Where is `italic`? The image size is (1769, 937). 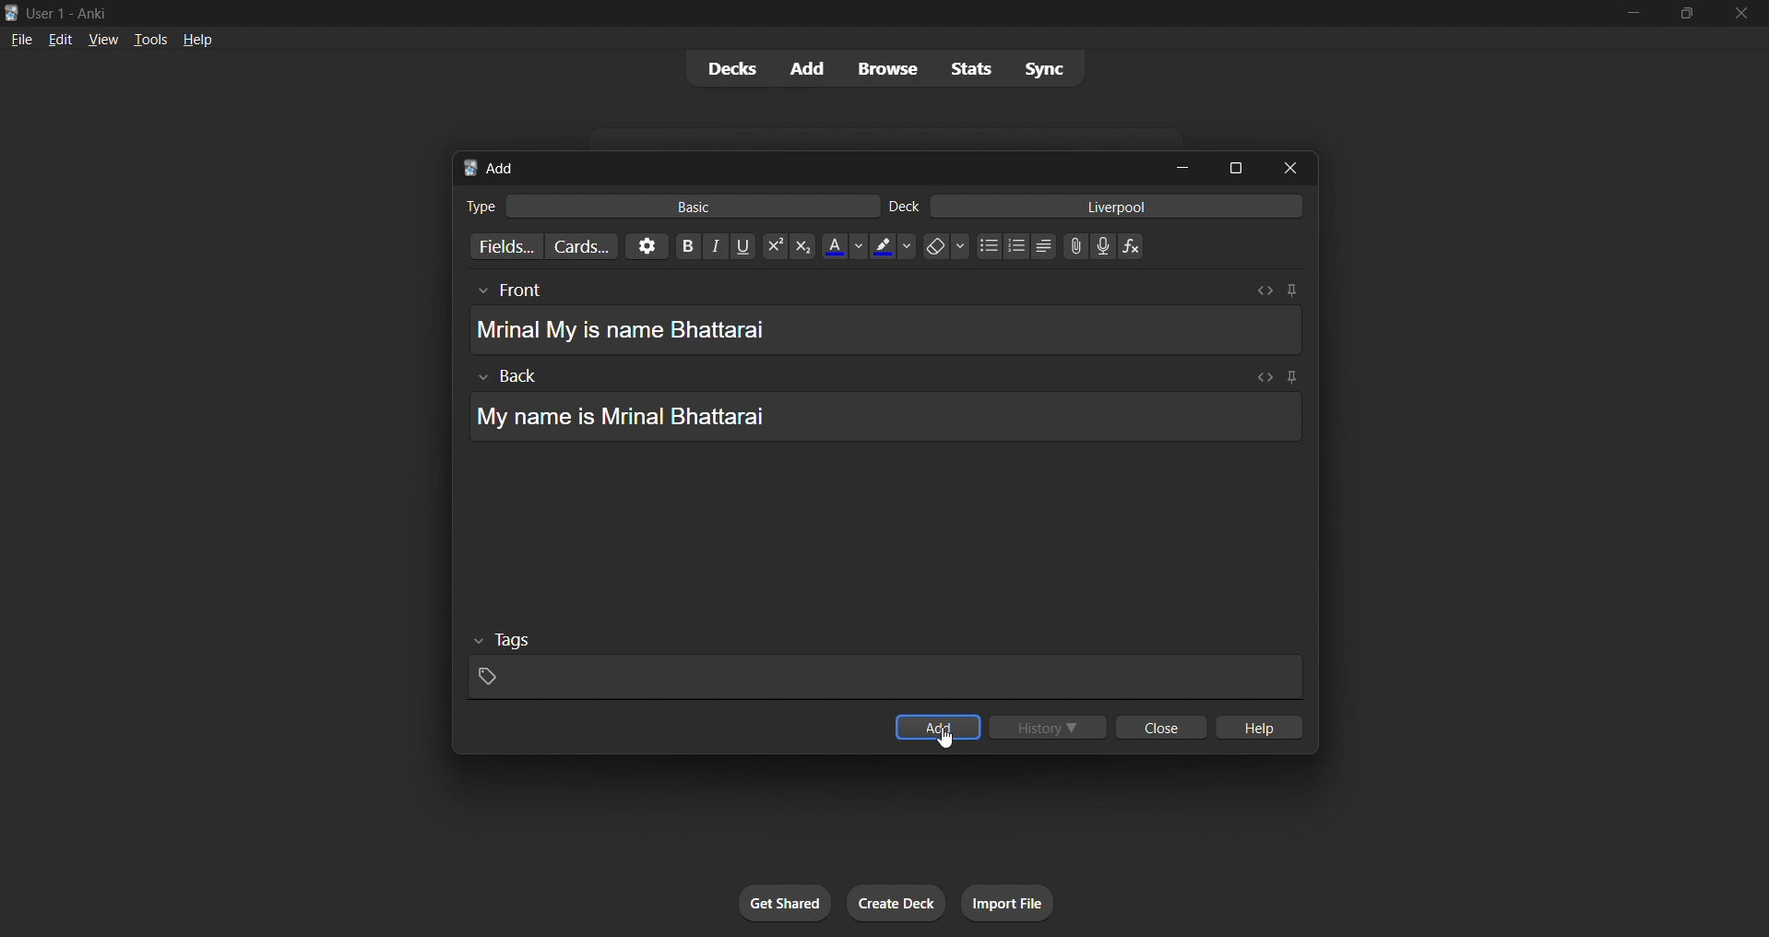 italic is located at coordinates (708, 245).